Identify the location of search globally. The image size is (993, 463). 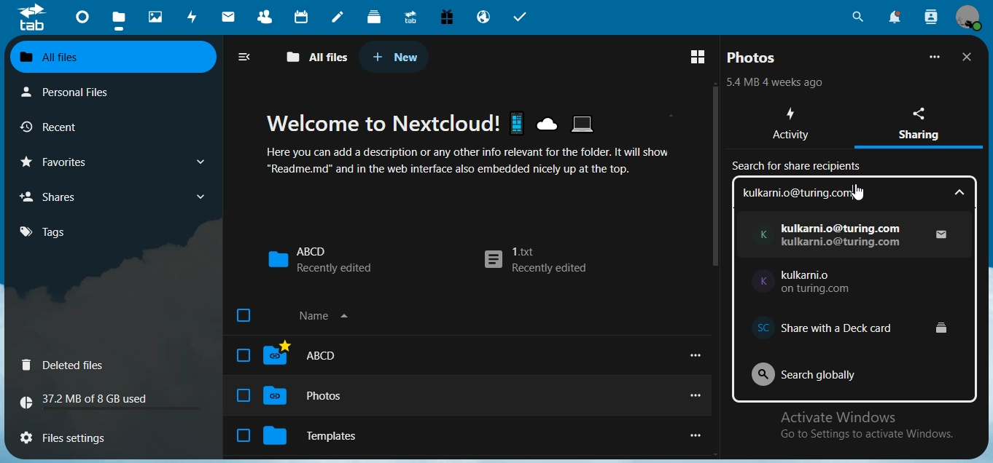
(820, 373).